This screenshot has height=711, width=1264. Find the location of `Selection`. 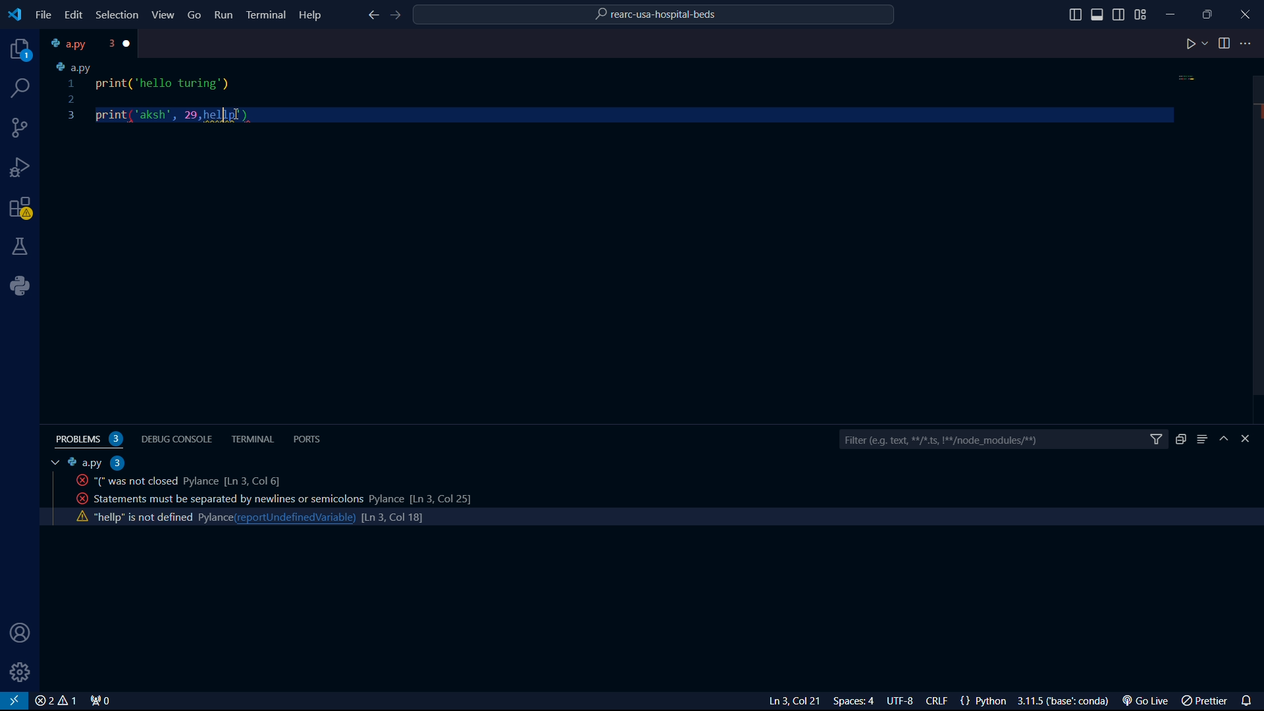

Selection is located at coordinates (119, 16).